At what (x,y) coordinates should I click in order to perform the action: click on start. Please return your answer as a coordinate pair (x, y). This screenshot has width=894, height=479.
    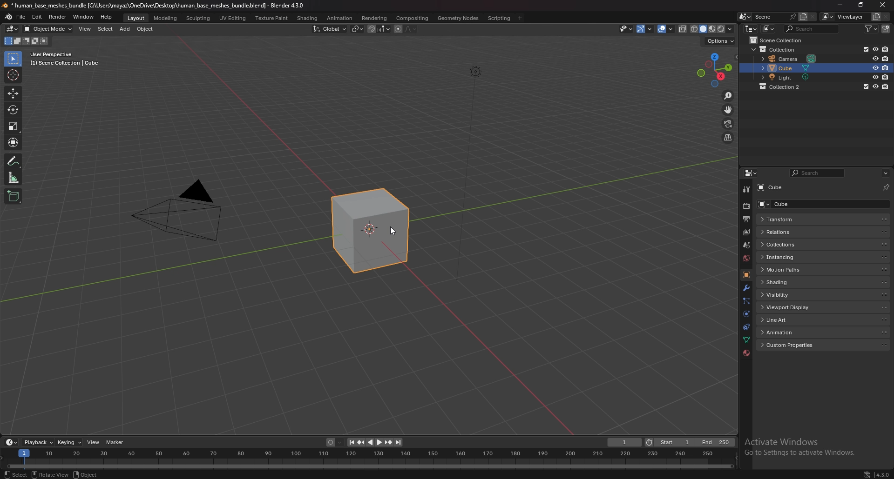
    Looking at the image, I should click on (669, 442).